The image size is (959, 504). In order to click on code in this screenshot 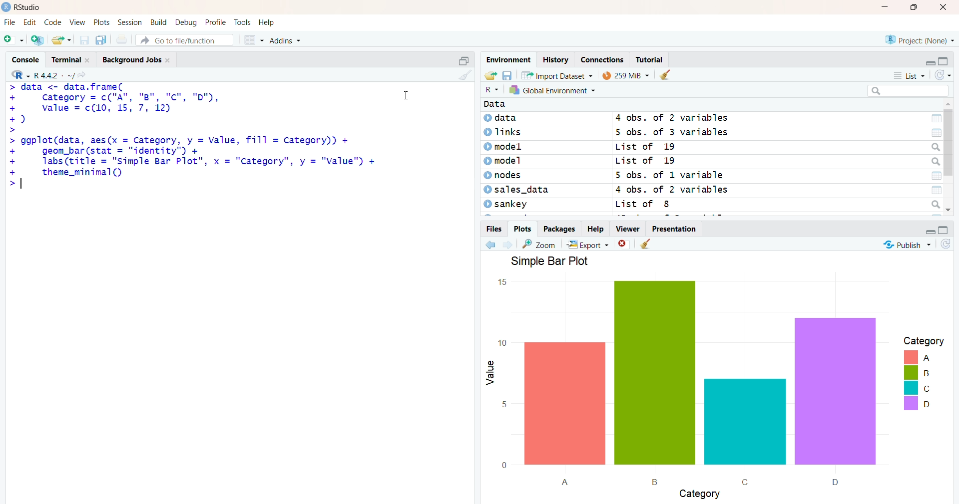, I will do `click(52, 22)`.